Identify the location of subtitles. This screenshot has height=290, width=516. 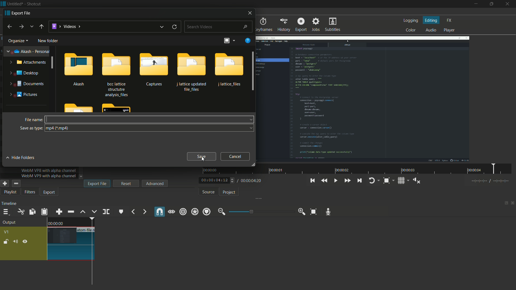
(332, 24).